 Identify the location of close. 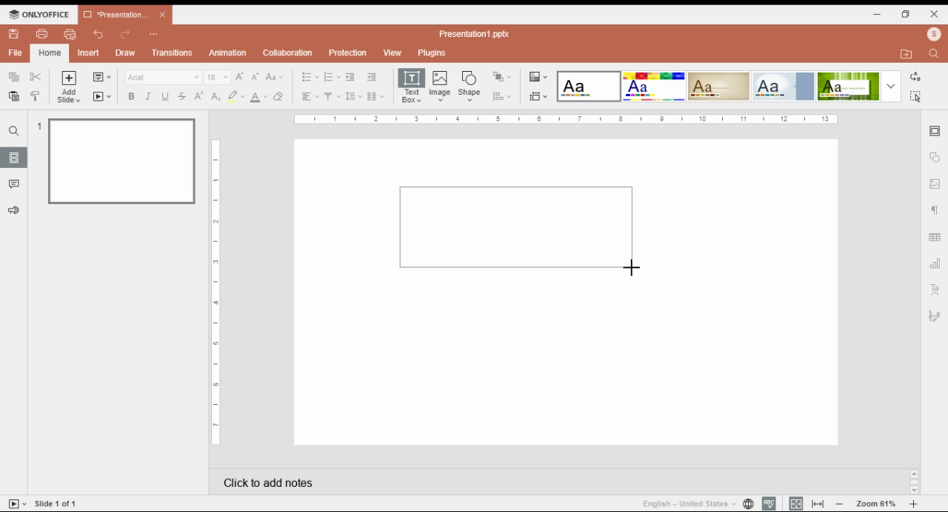
(163, 15).